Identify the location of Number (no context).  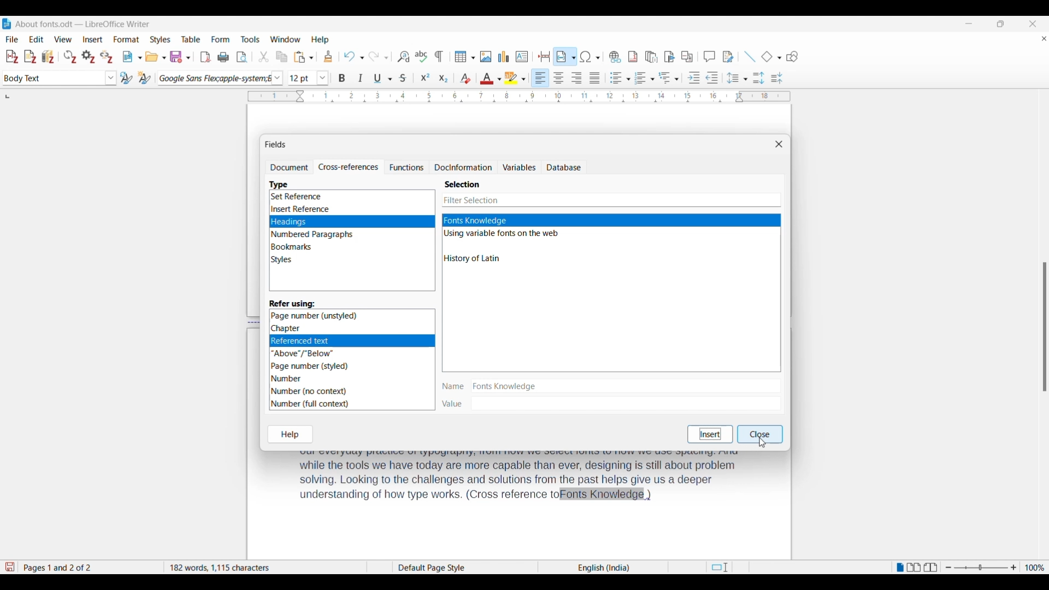
(309, 391).